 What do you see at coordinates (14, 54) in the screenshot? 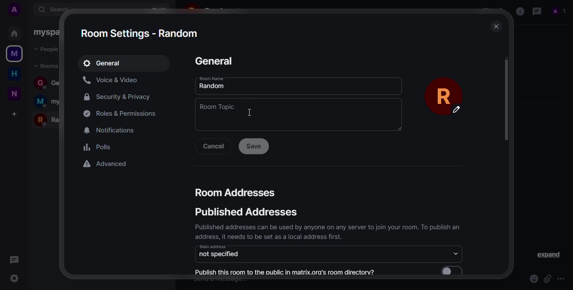
I see `myspace` at bounding box center [14, 54].